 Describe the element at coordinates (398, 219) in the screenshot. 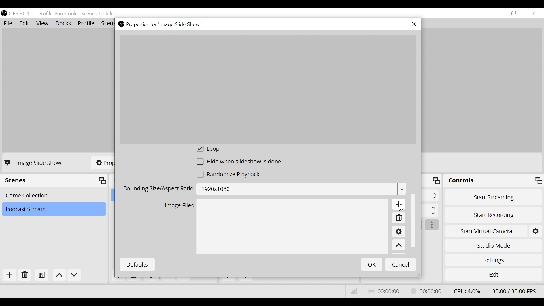

I see `Remove` at that location.